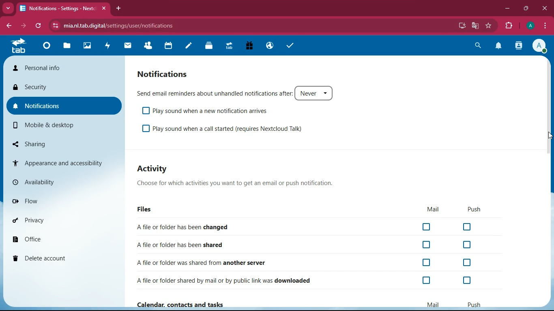  I want to click on maximize, so click(526, 9).